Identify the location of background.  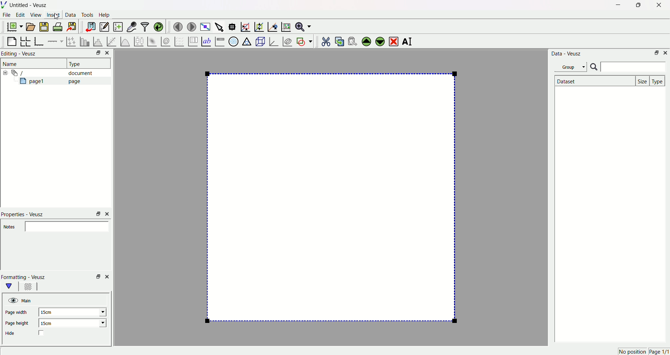
(28, 287).